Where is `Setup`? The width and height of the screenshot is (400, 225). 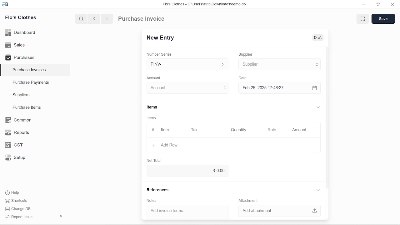 Setup is located at coordinates (14, 159).